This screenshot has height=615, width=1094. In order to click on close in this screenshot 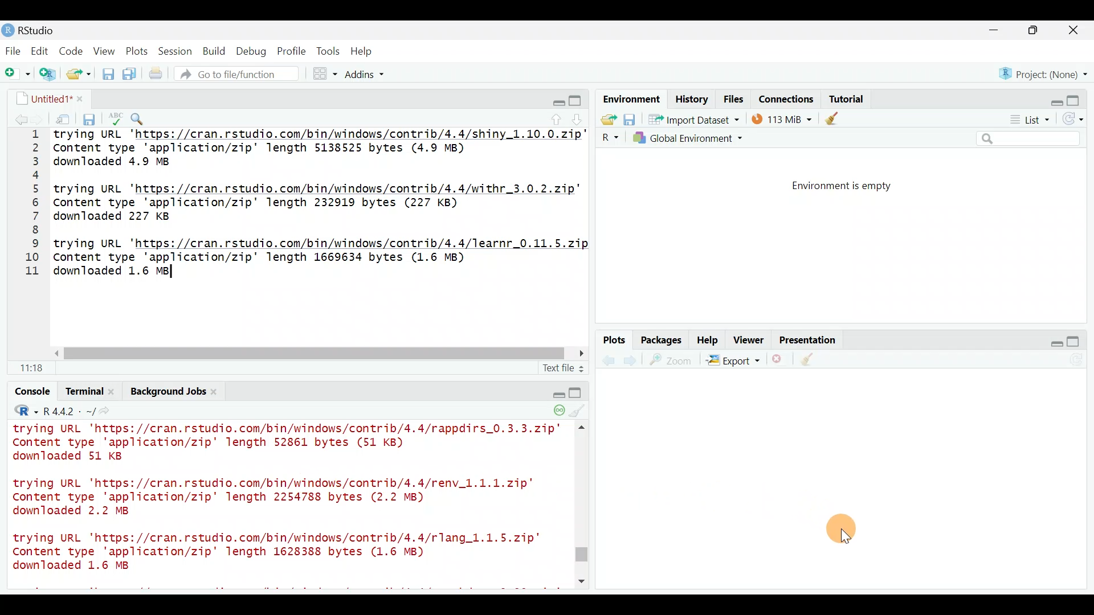, I will do `click(78, 96)`.